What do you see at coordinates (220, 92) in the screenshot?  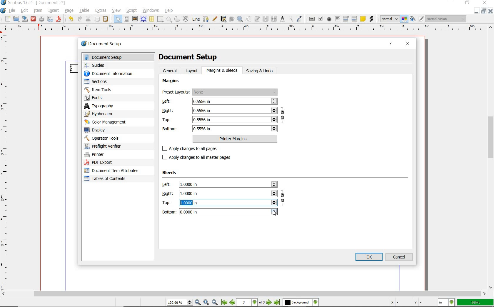 I see `preset layouts` at bounding box center [220, 92].